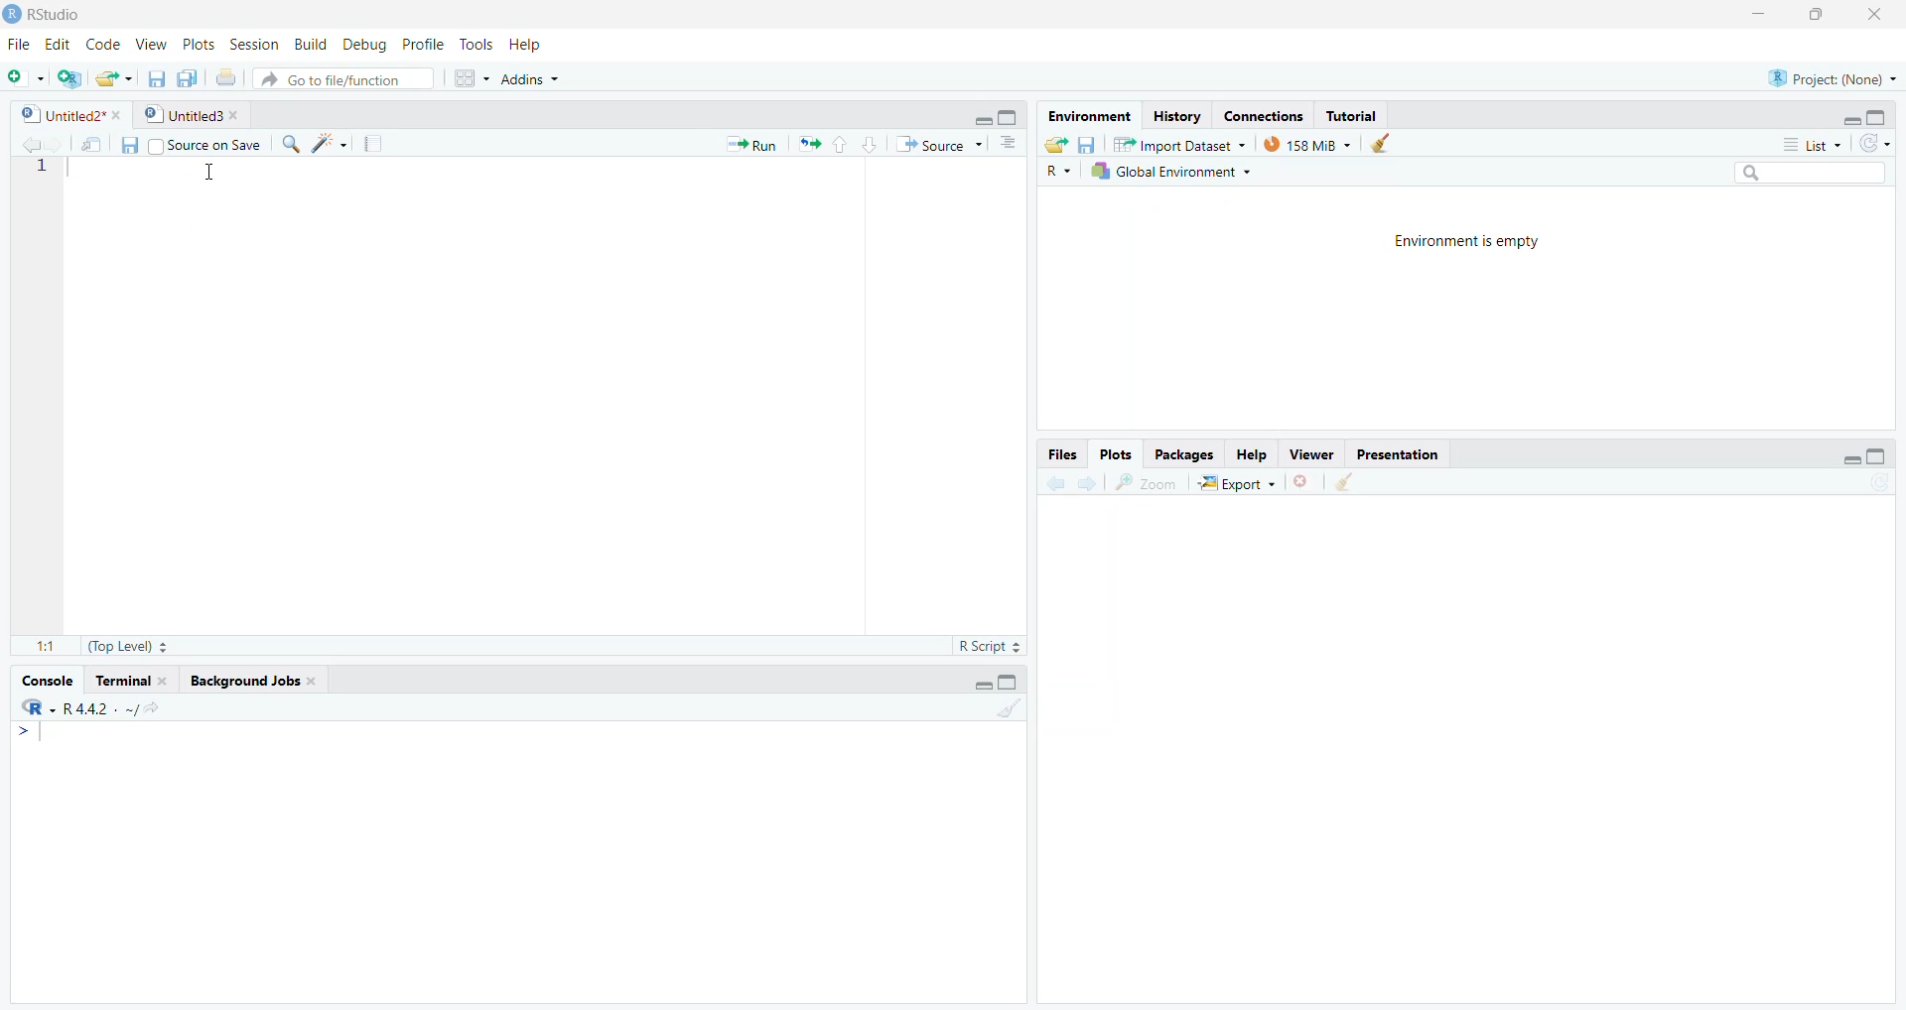  I want to click on Maximize, so click(1824, 20).